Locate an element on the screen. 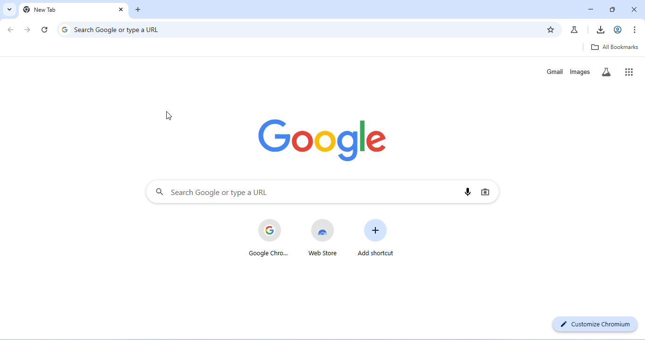 The image size is (645, 340). account is located at coordinates (618, 29).